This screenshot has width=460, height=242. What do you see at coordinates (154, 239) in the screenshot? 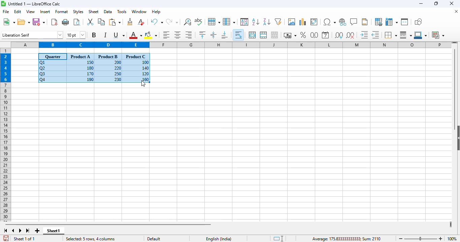
I see `default` at bounding box center [154, 239].